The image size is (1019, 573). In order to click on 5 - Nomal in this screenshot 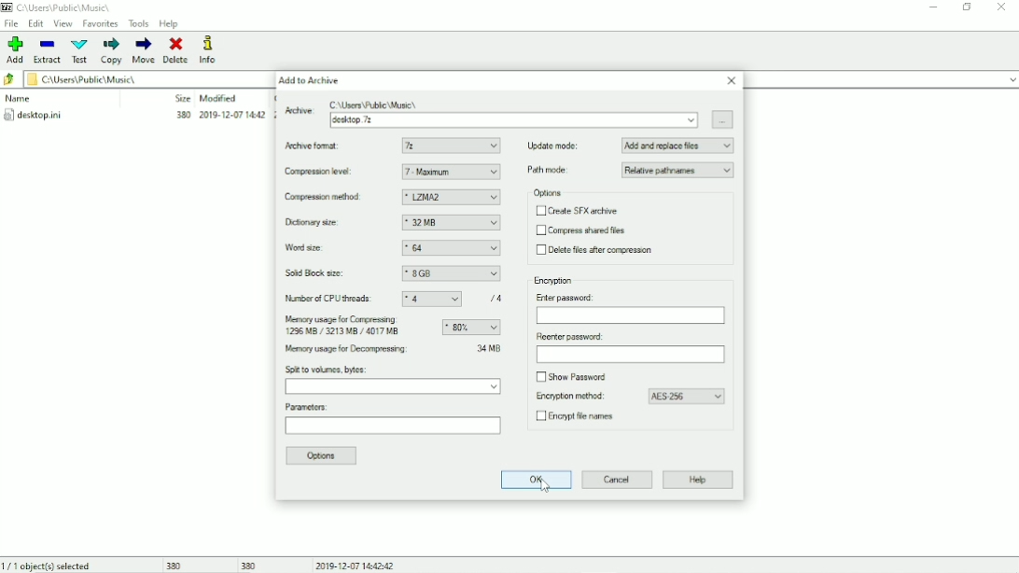, I will do `click(451, 172)`.